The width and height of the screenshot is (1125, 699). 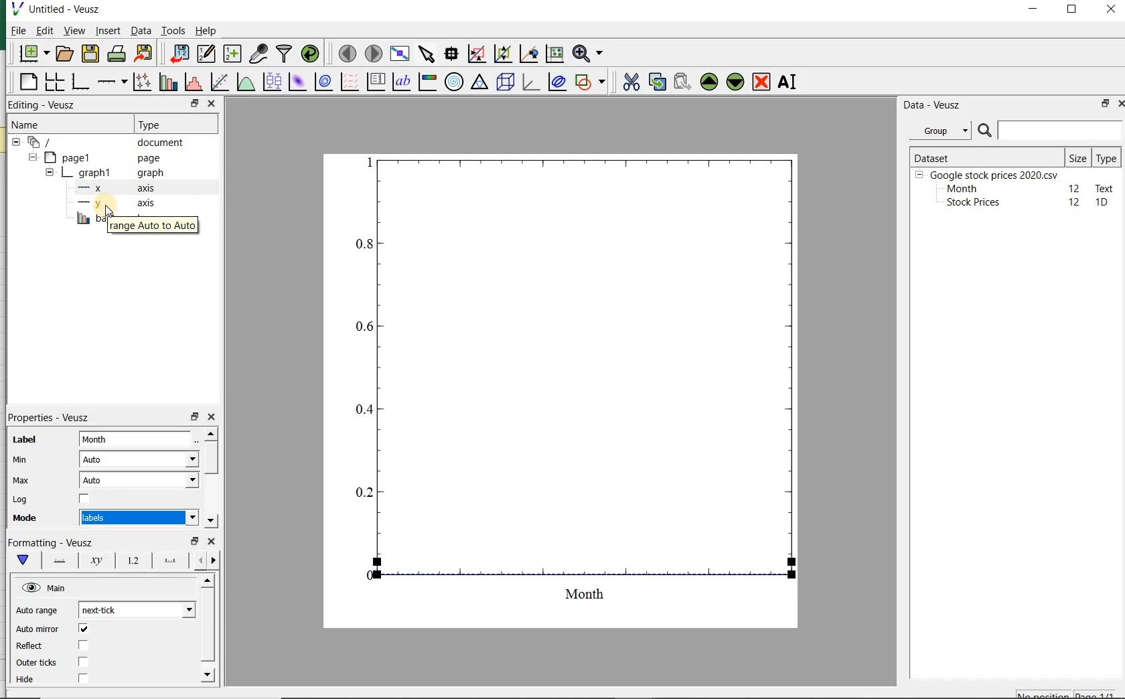 What do you see at coordinates (114, 204) in the screenshot?
I see `y-axis` at bounding box center [114, 204].